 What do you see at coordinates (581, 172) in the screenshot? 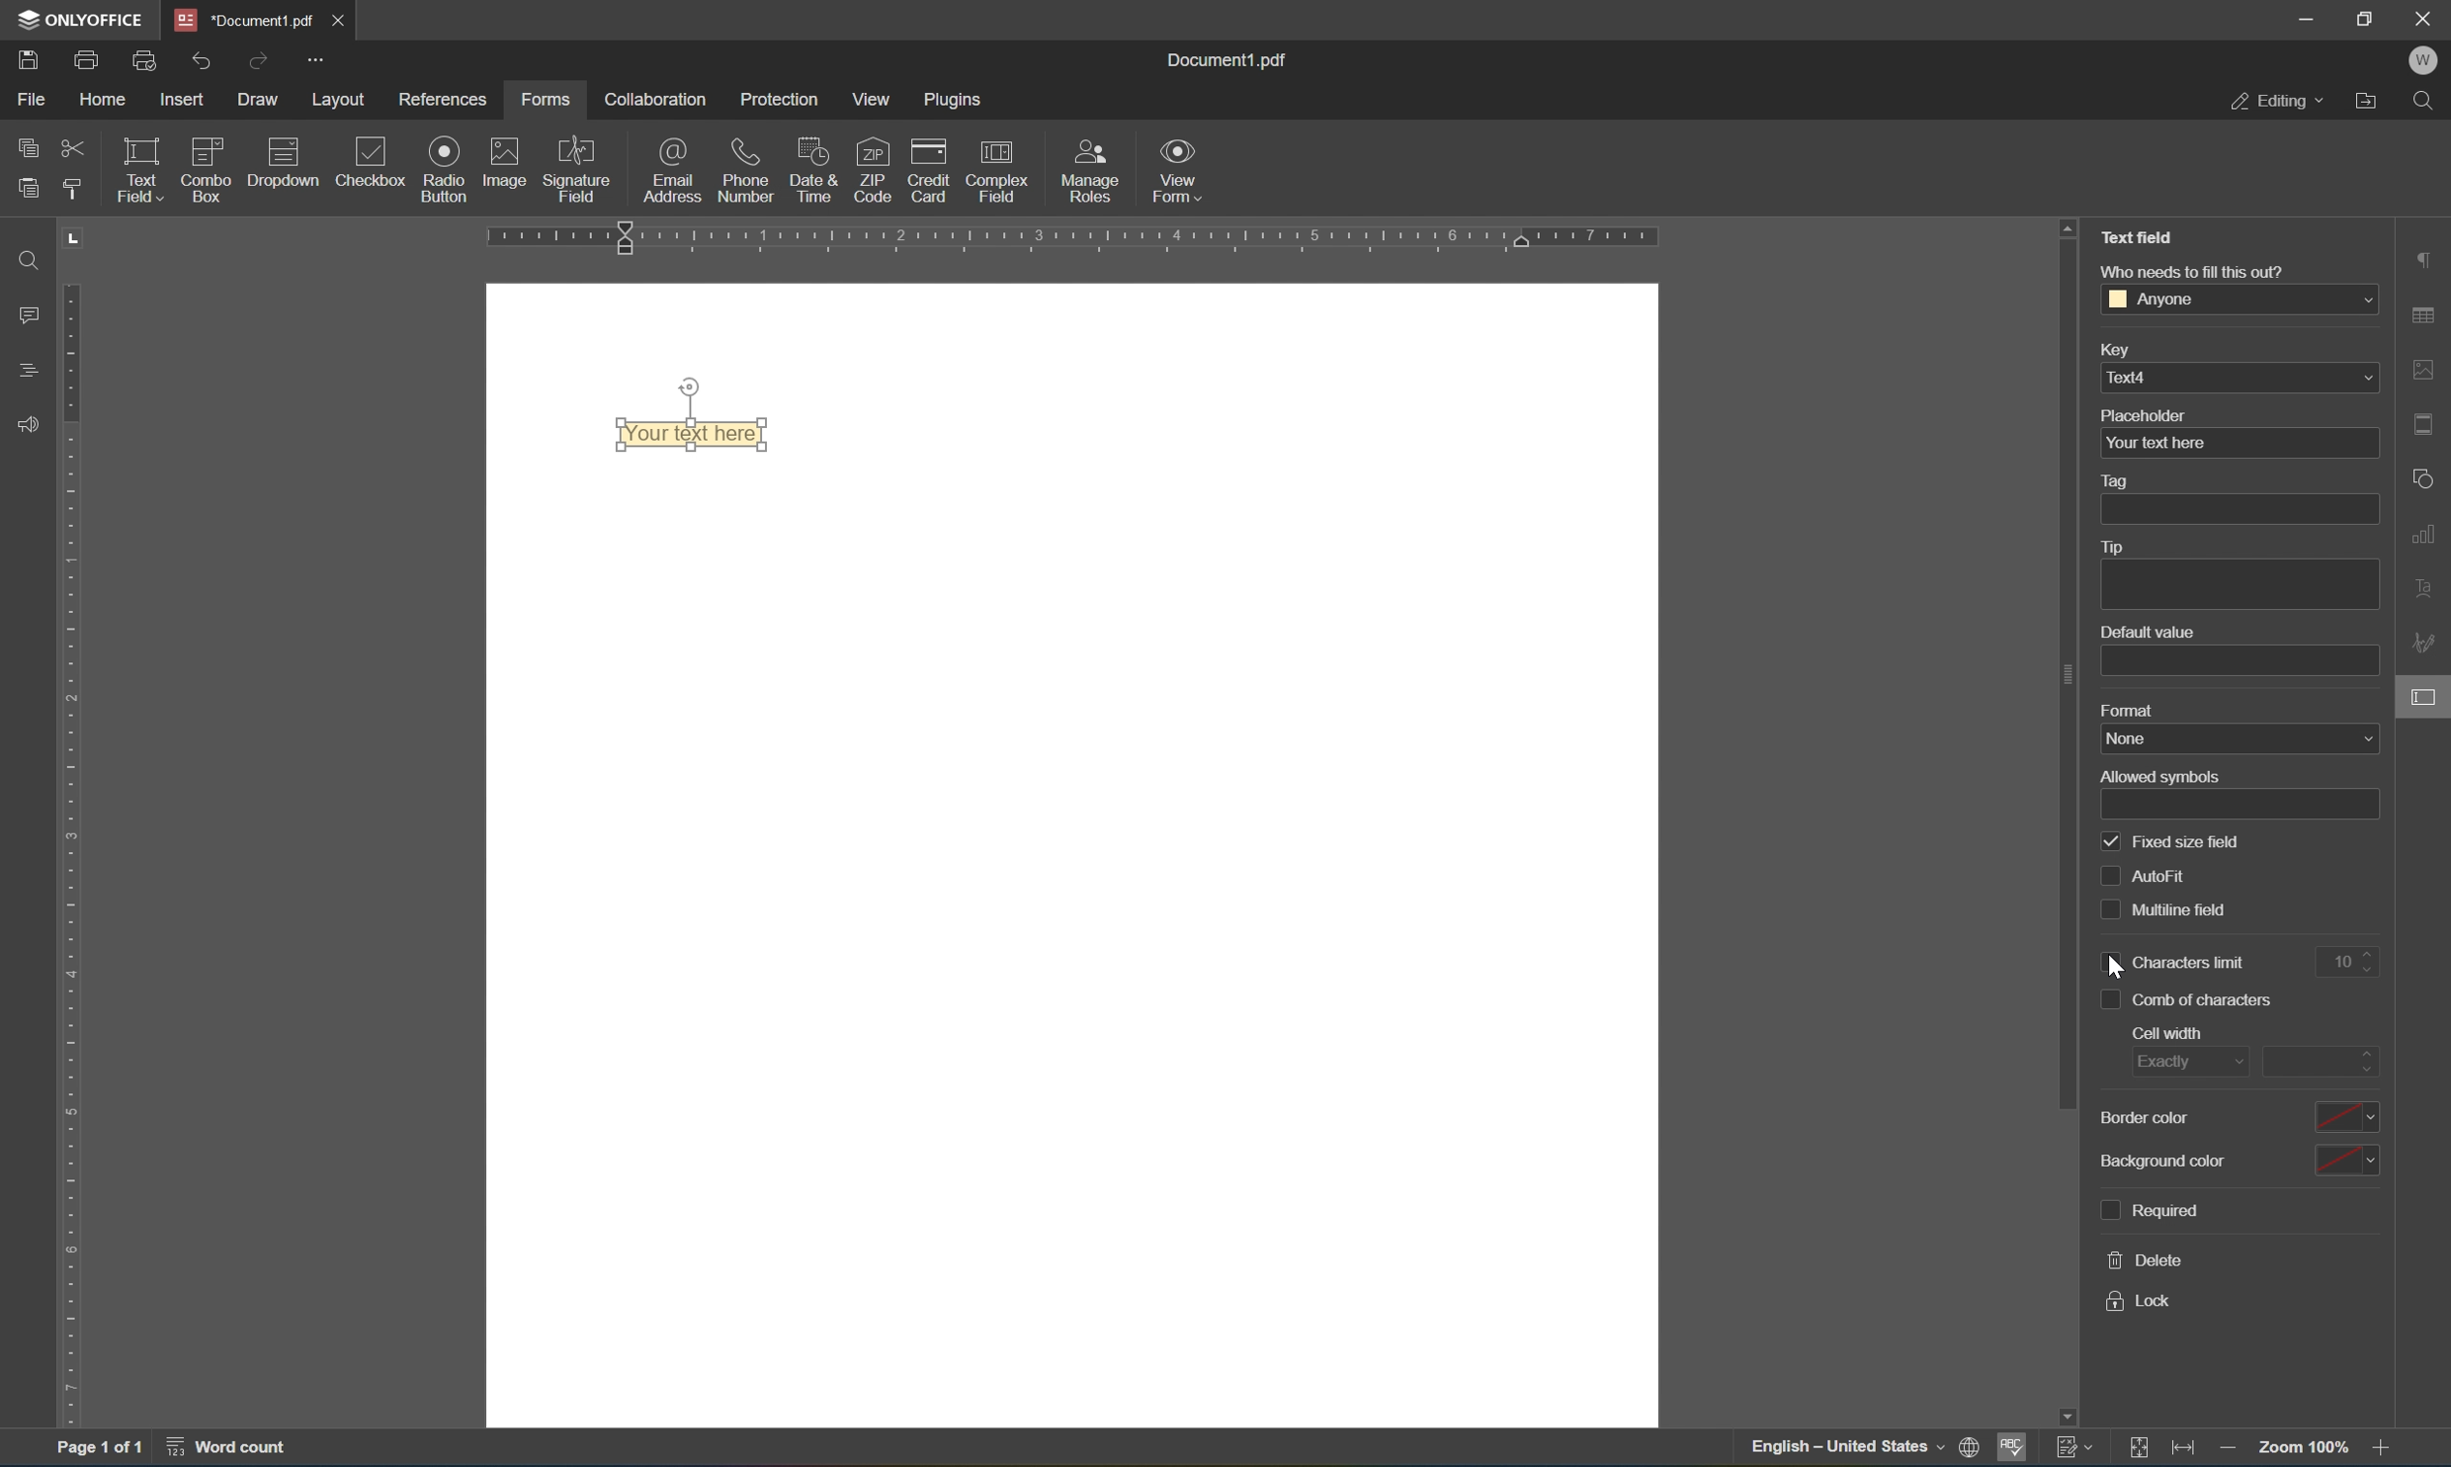
I see `signature field` at bounding box center [581, 172].